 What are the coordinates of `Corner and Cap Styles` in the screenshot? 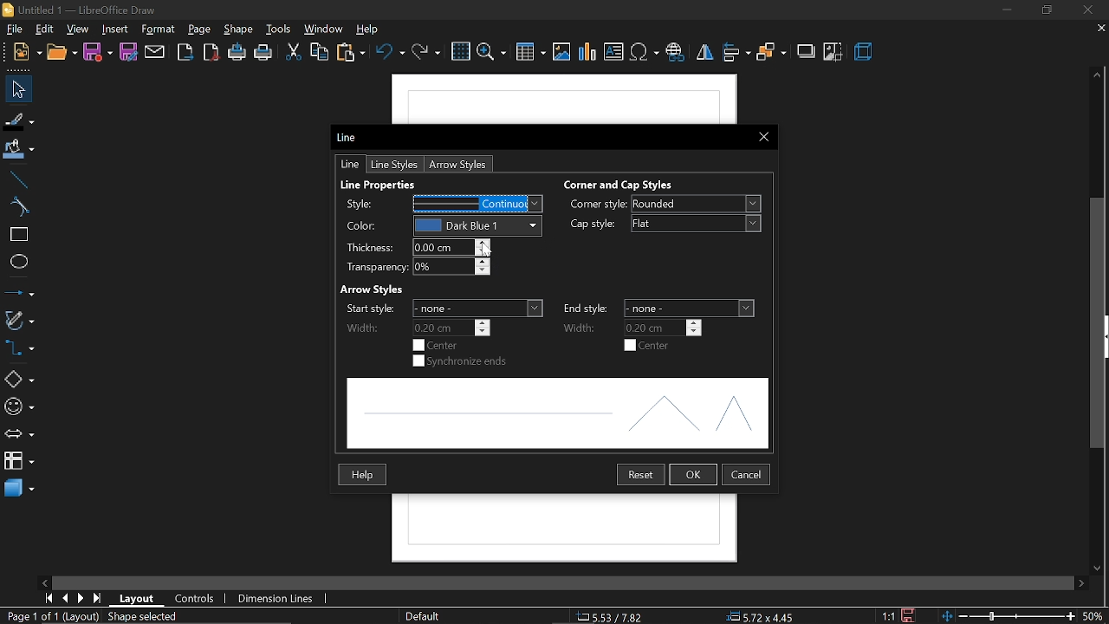 It's located at (619, 185).